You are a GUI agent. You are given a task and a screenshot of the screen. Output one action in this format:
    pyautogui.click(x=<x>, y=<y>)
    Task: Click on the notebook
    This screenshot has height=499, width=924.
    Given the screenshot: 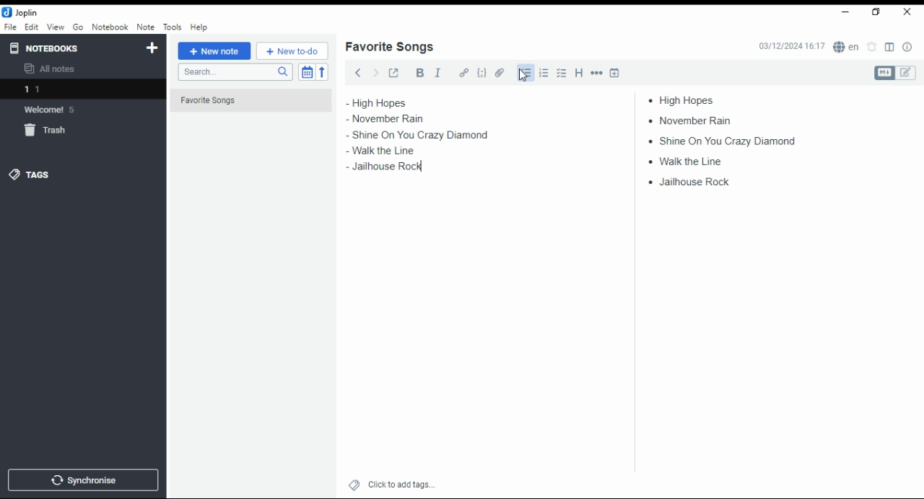 What is the action you would take?
    pyautogui.click(x=110, y=27)
    